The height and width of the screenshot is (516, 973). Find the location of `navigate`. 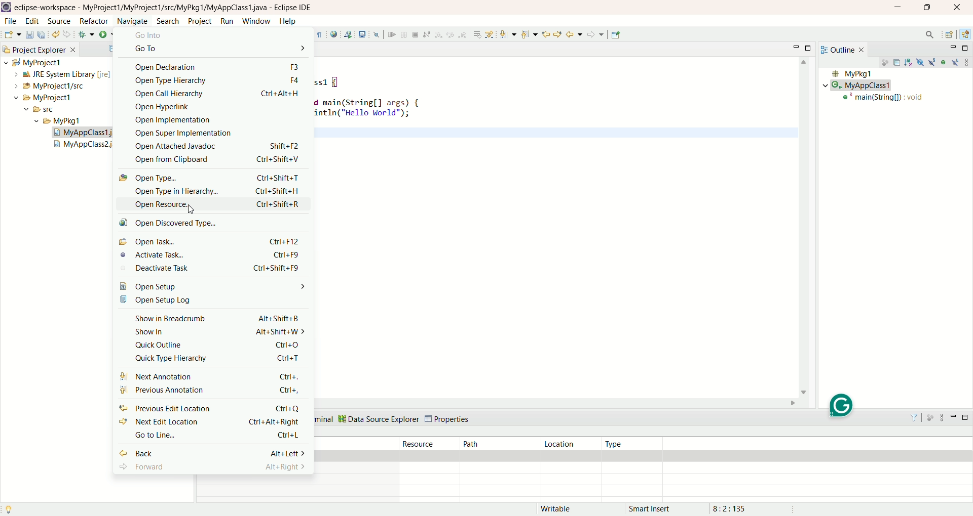

navigate is located at coordinates (132, 20).